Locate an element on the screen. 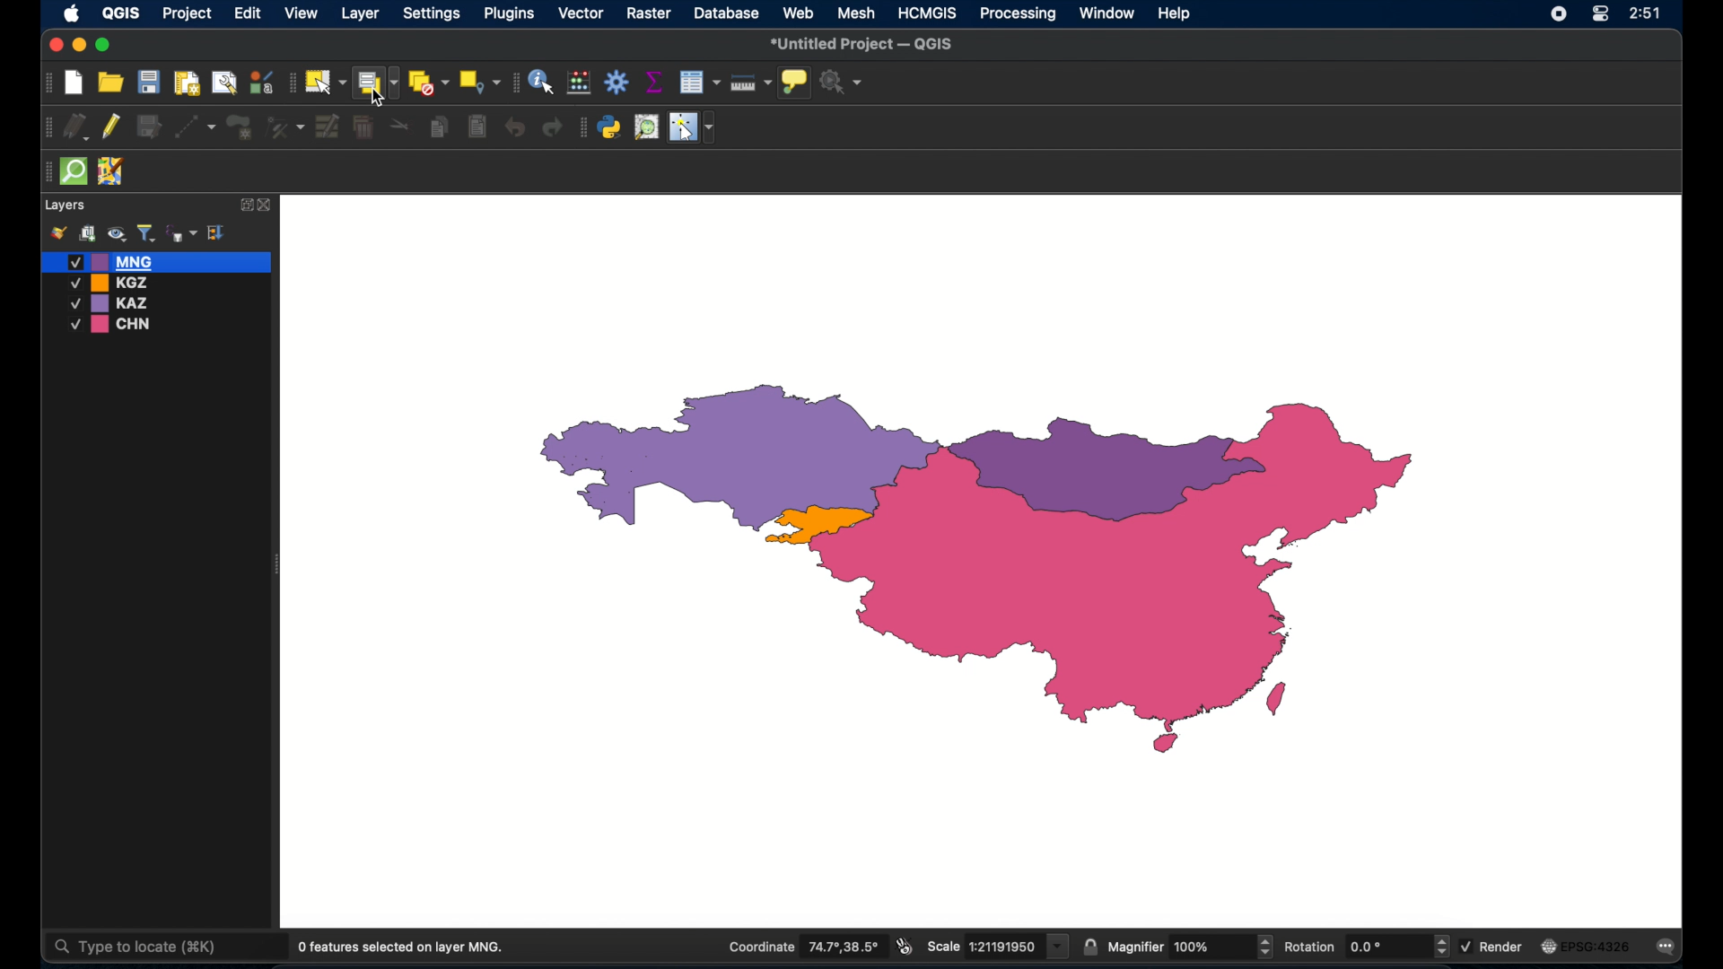 This screenshot has width=1723, height=969. copy is located at coordinates (442, 127).